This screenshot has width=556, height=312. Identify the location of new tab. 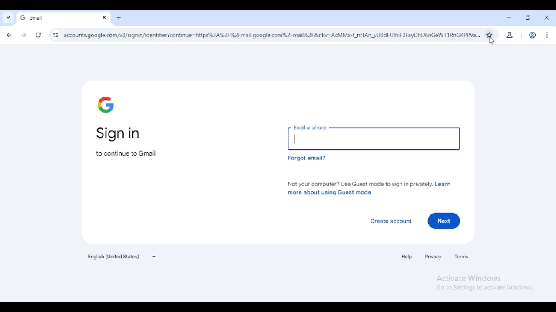
(119, 18).